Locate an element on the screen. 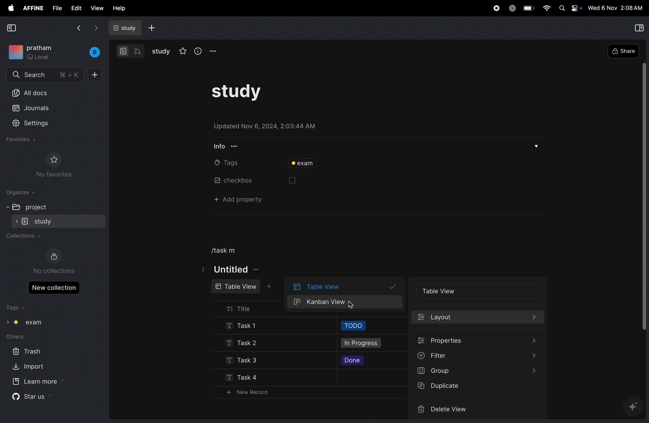 The image size is (649, 423). gemini is located at coordinates (633, 405).